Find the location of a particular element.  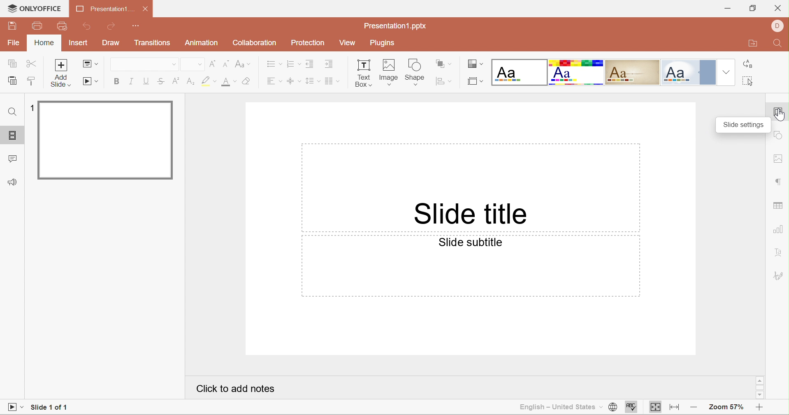

Numbering is located at coordinates (294, 65).